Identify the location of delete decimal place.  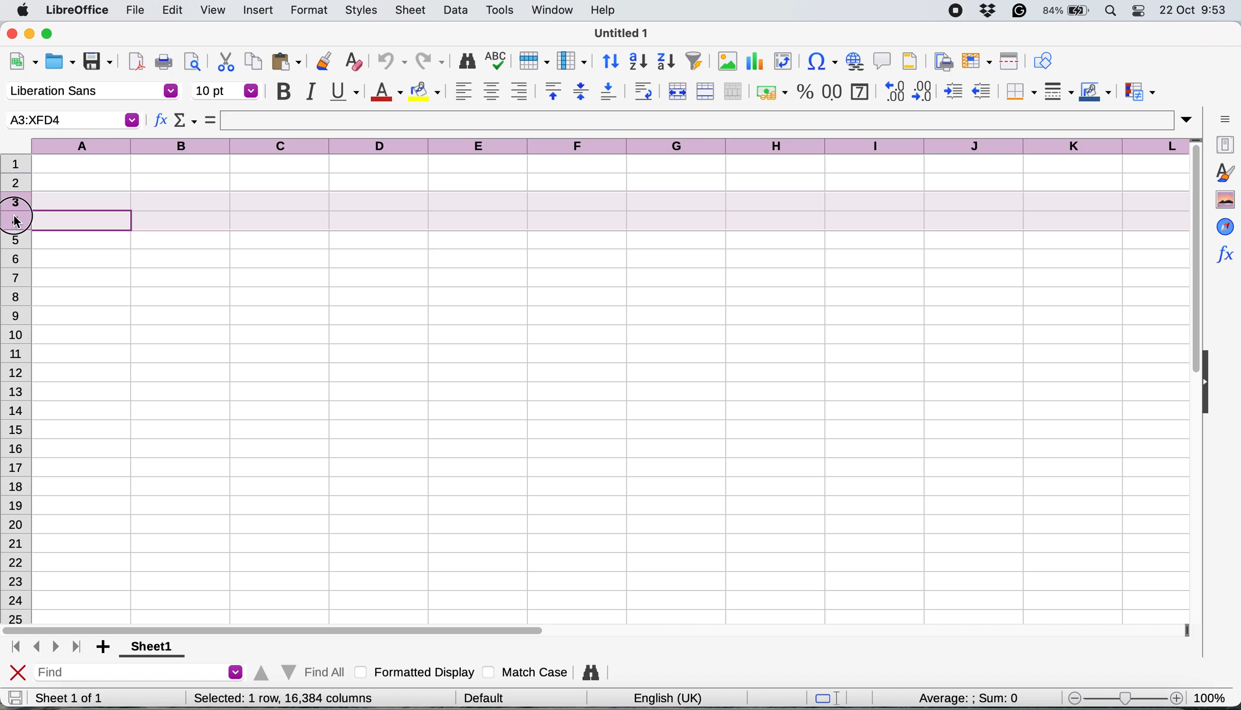
(925, 91).